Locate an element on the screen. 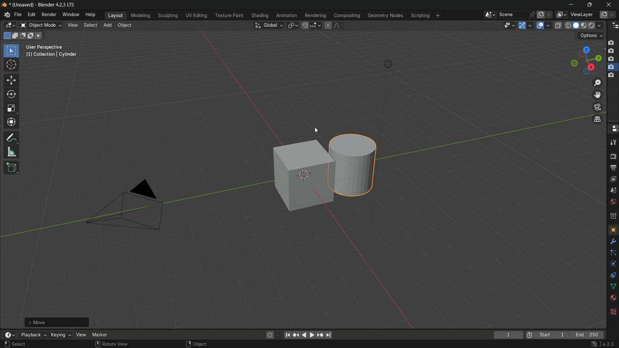  delete scene is located at coordinates (549, 15).